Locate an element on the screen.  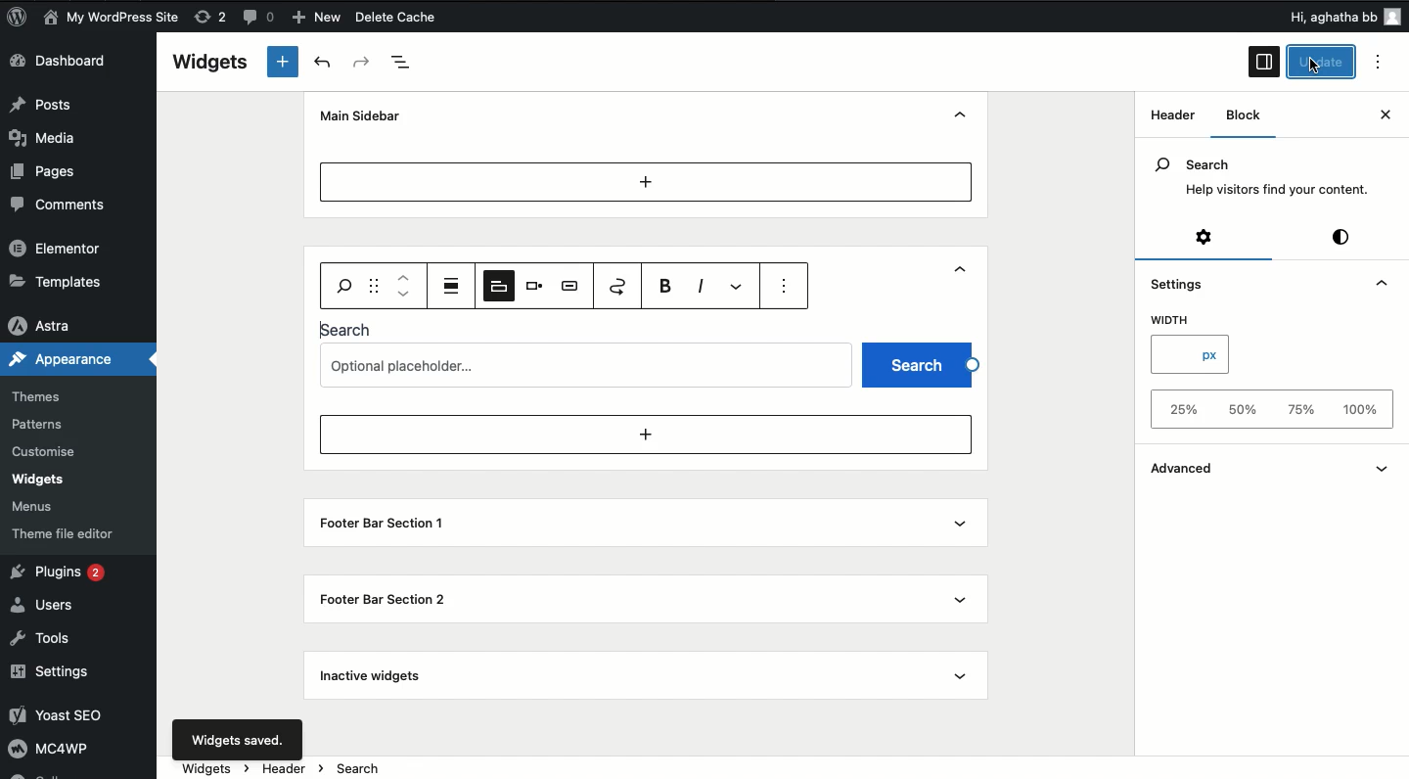
Use button with icon is located at coordinates (571, 286).